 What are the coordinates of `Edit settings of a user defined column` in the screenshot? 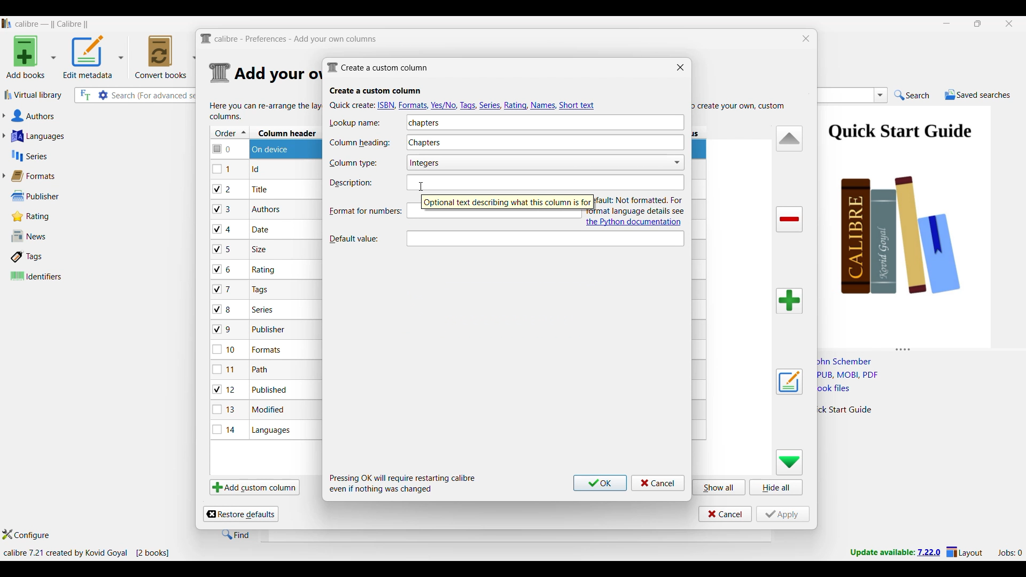 It's located at (789, 382).